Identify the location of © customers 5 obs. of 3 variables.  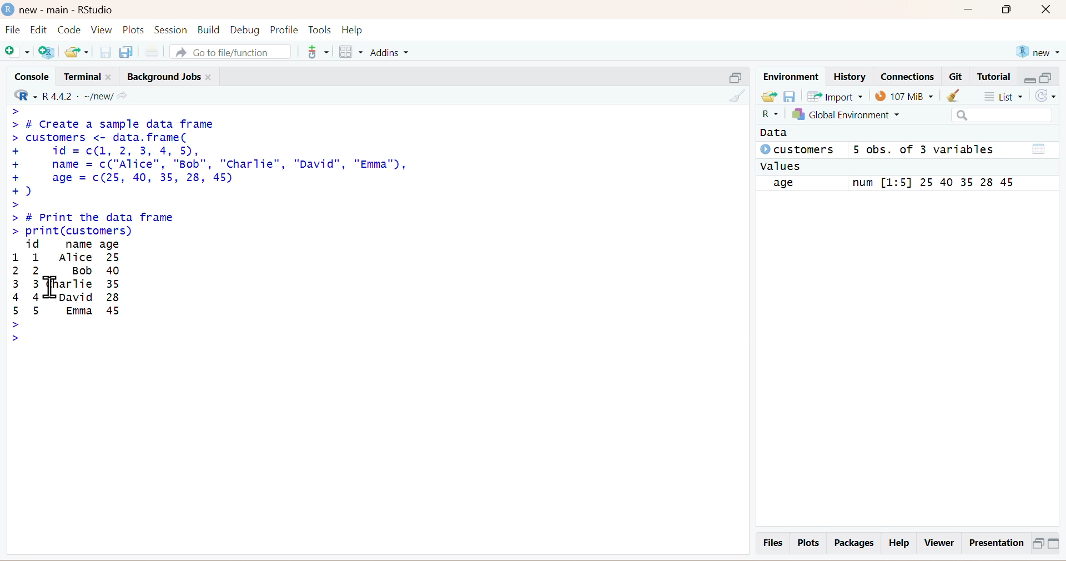
(900, 151).